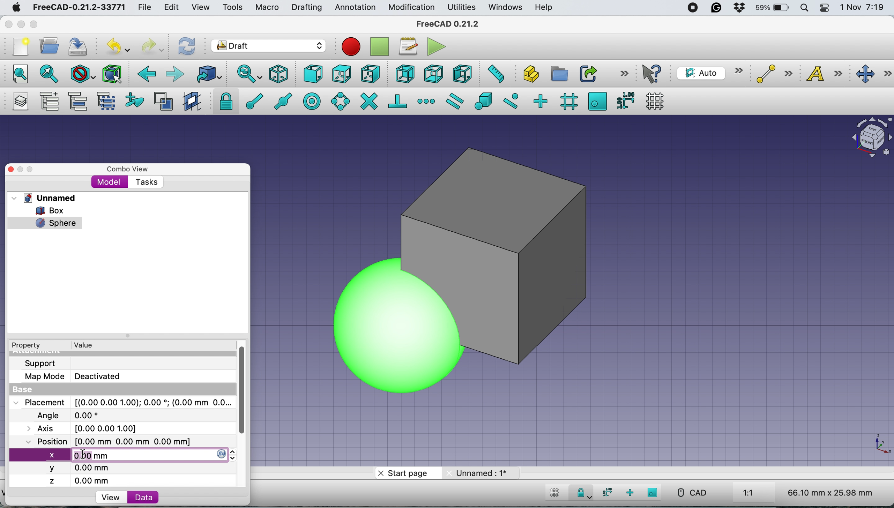 Image resolution: width=894 pixels, height=508 pixels. I want to click on unnamed, so click(479, 473).